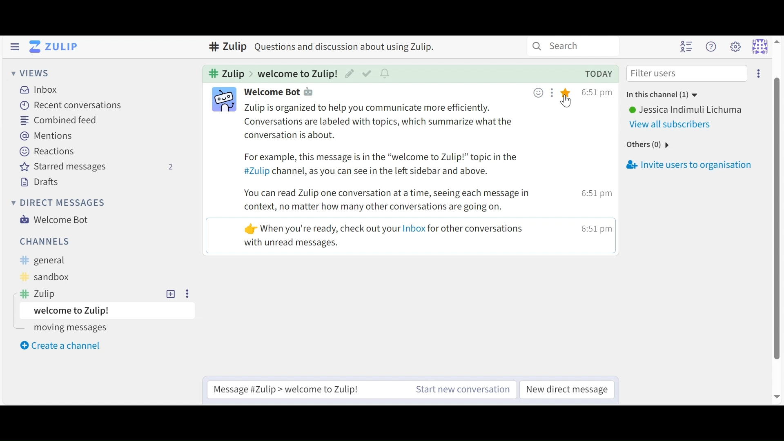  Describe the element at coordinates (779, 216) in the screenshot. I see `scroll bar` at that location.